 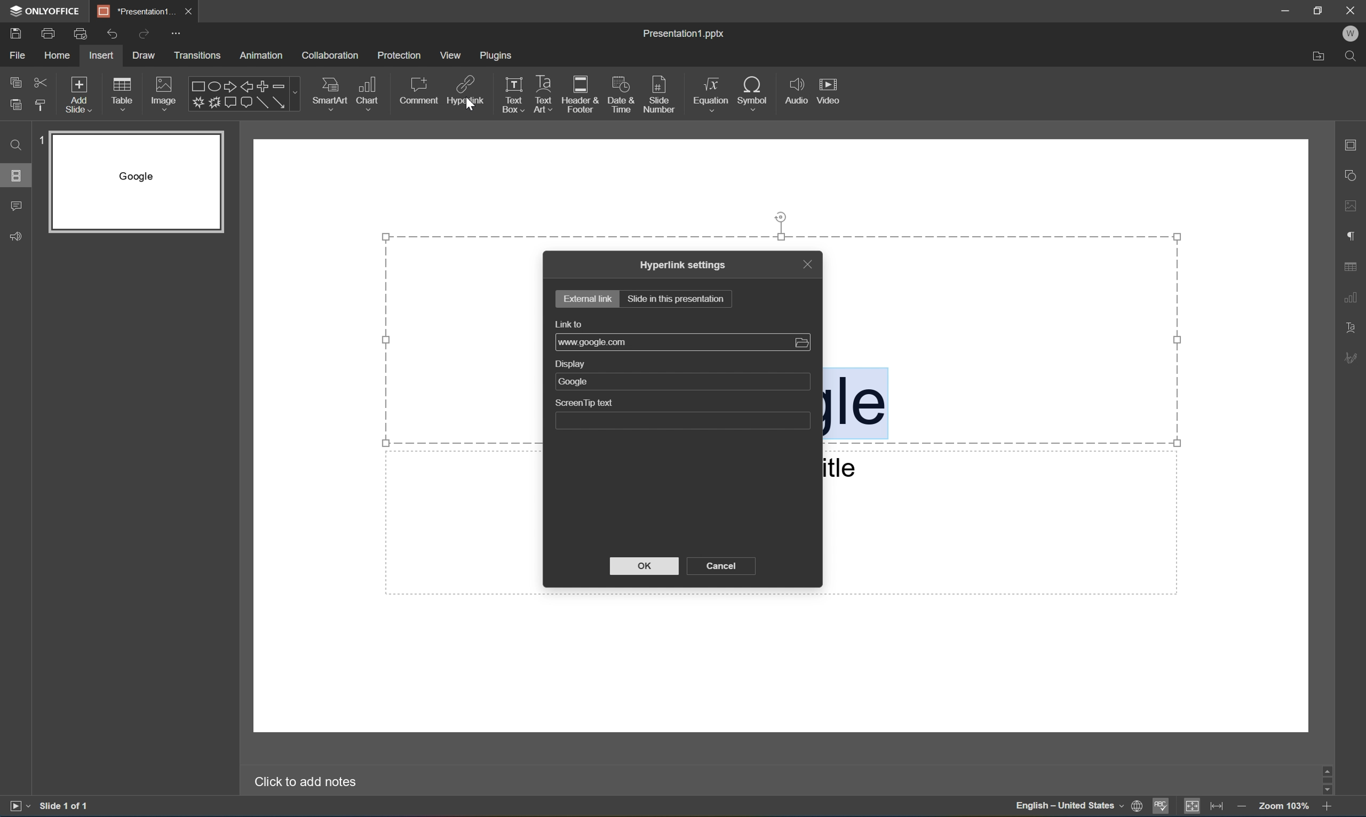 What do you see at coordinates (1355, 326) in the screenshot?
I see `Text art settings` at bounding box center [1355, 326].